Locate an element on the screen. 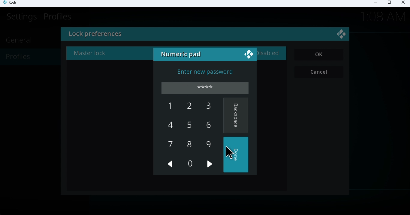 Image resolution: width=410 pixels, height=215 pixels. 7 is located at coordinates (171, 146).